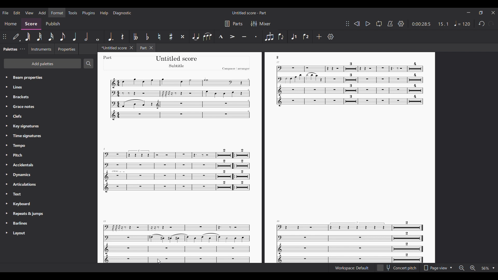  I want to click on Workspace Default, so click(352, 268).